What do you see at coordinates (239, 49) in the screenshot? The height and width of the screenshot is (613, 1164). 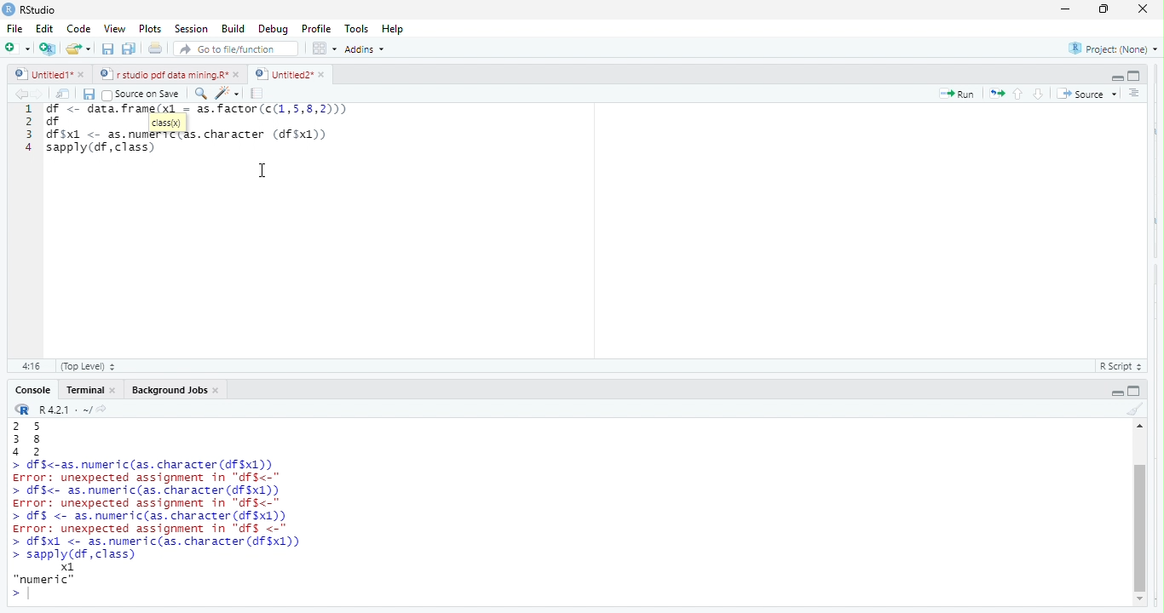 I see ` Goto fileffunction ` at bounding box center [239, 49].